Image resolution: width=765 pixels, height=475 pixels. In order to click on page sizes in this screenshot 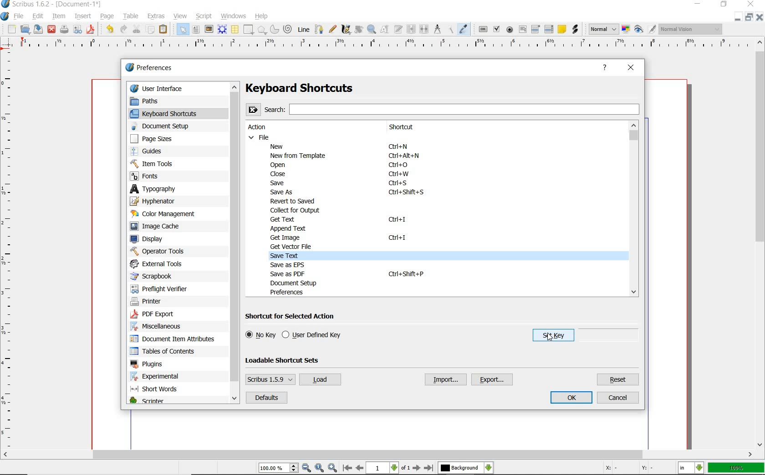, I will do `click(158, 139)`.